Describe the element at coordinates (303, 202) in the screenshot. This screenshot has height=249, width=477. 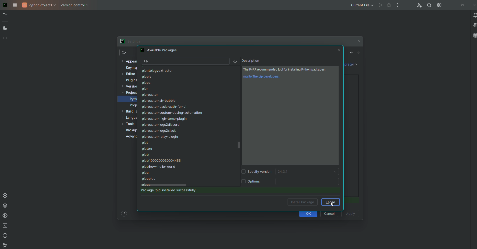
I see `Install package` at that location.